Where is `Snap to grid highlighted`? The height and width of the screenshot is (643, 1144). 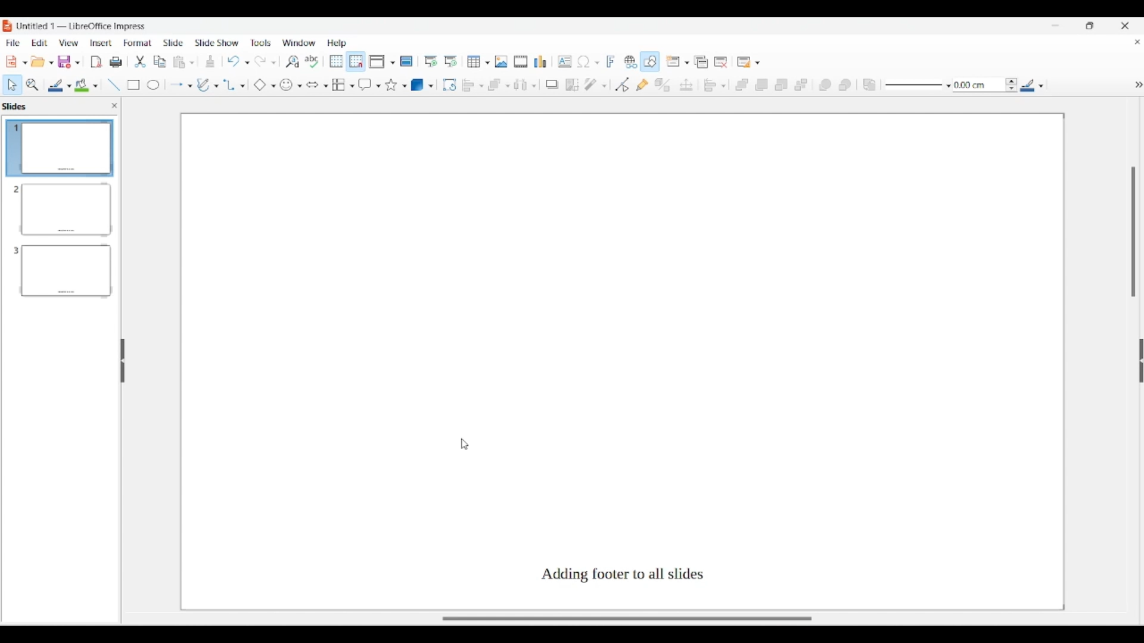 Snap to grid highlighted is located at coordinates (356, 62).